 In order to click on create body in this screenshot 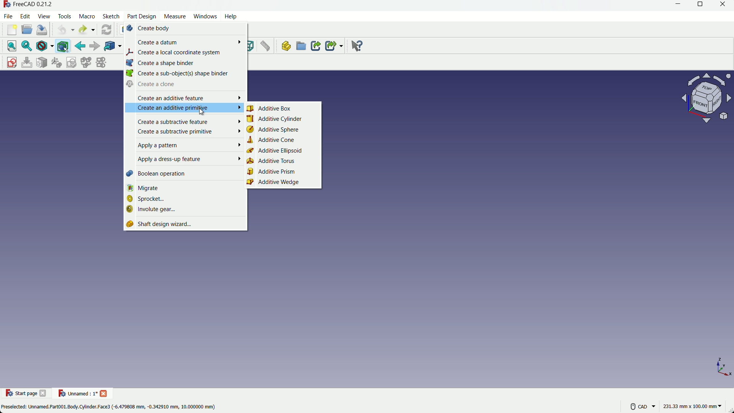, I will do `click(186, 29)`.